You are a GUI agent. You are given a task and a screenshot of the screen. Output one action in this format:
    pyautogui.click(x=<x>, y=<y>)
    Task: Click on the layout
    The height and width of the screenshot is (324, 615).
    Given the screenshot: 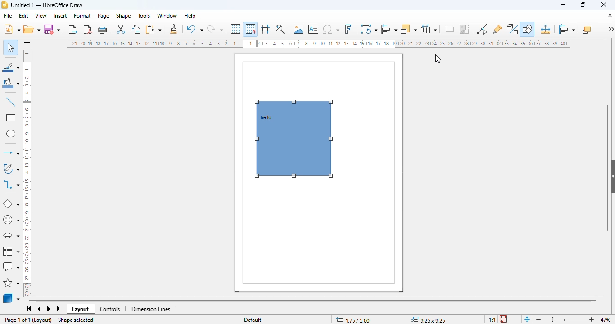 What is the action you would take?
    pyautogui.click(x=81, y=309)
    